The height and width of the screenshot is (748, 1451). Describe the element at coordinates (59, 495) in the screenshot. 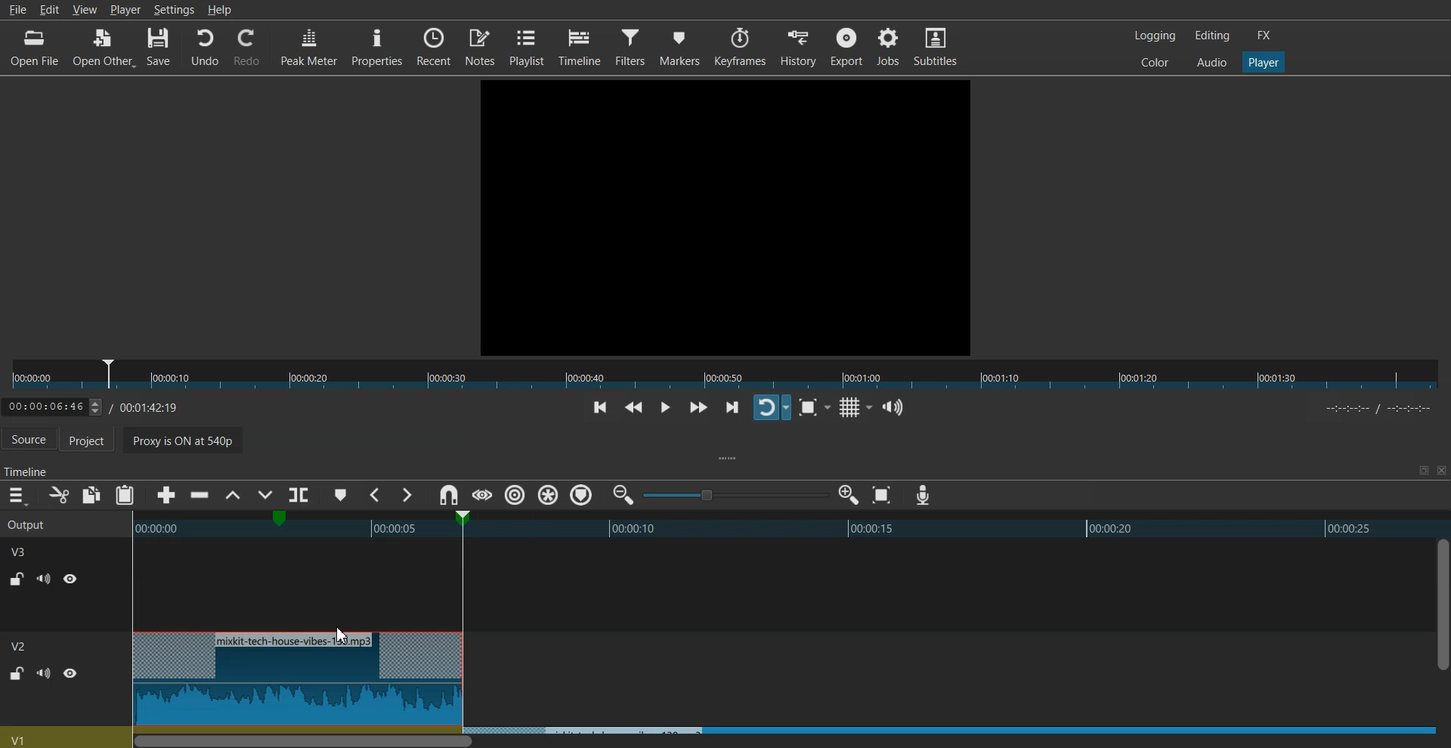

I see `Cut` at that location.